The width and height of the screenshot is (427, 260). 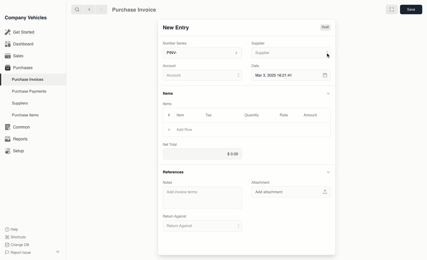 What do you see at coordinates (174, 216) in the screenshot?
I see `Return Against` at bounding box center [174, 216].